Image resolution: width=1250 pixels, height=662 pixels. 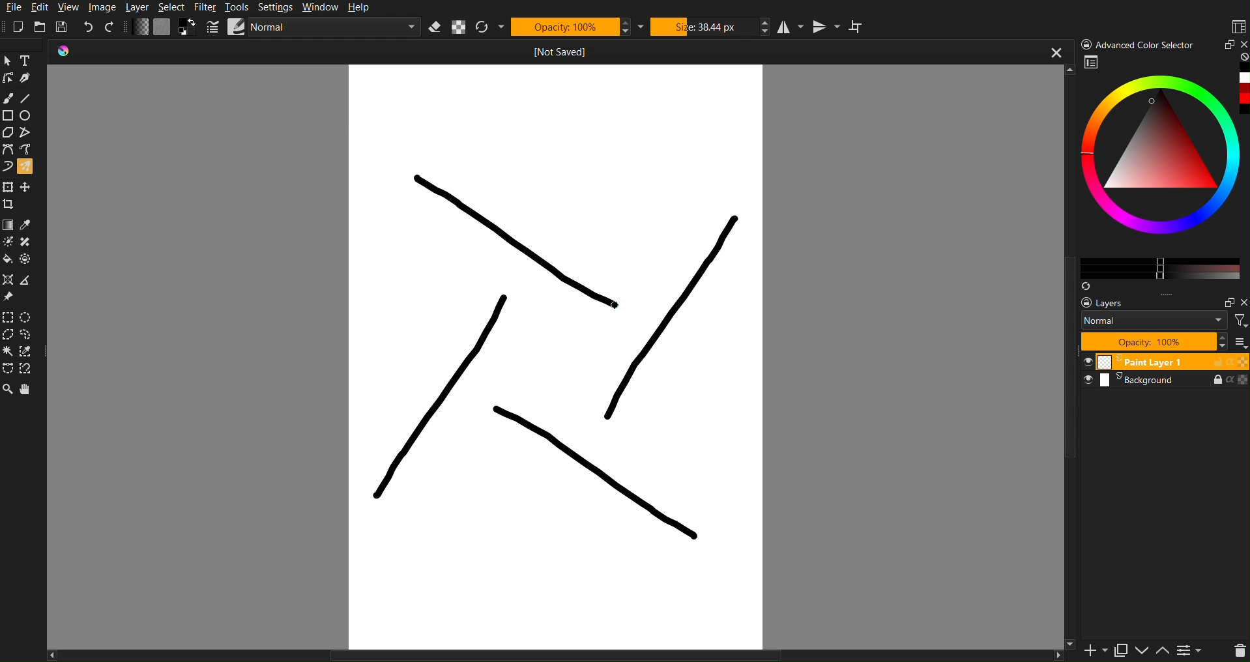 I want to click on Save, so click(x=61, y=25).